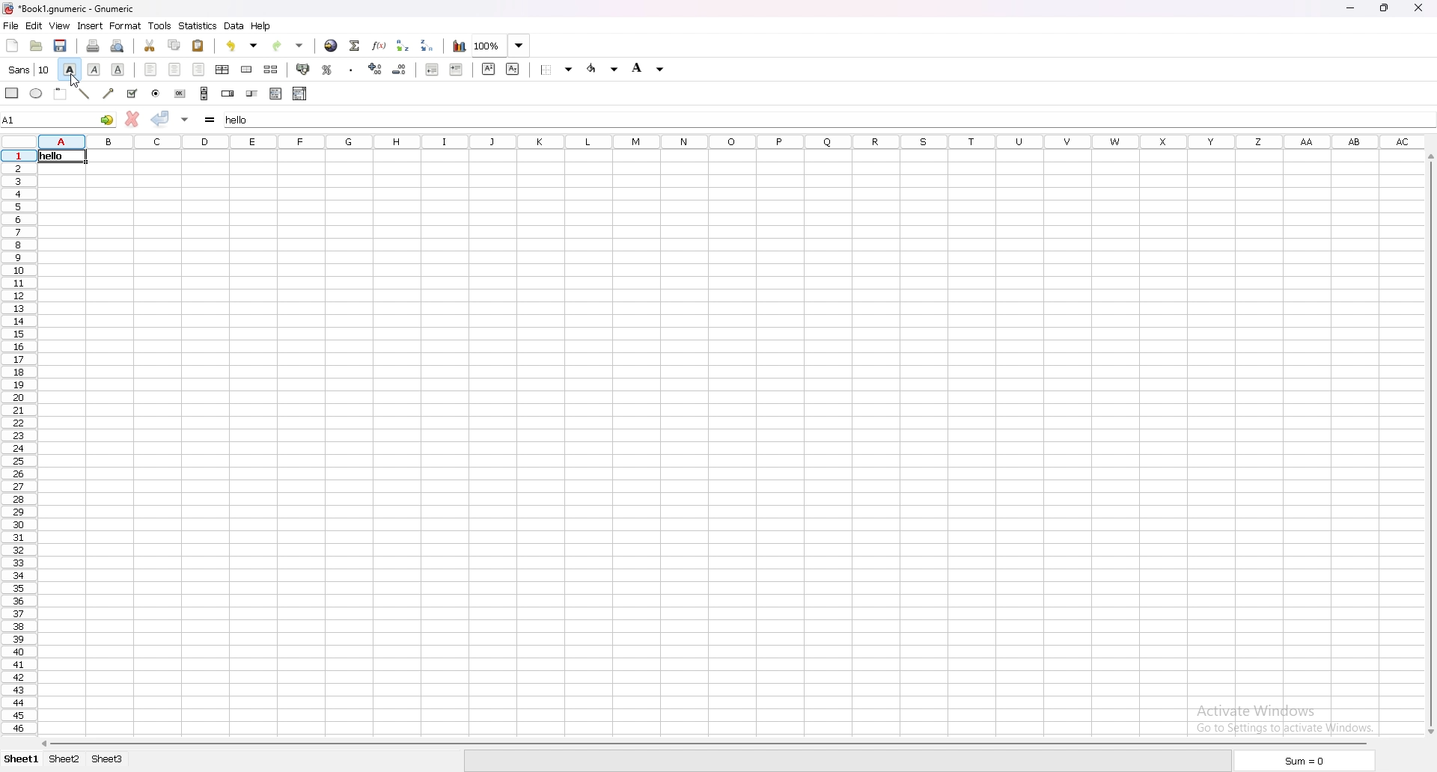 The image size is (1437, 772). Describe the element at coordinates (331, 46) in the screenshot. I see `hyperlink` at that location.